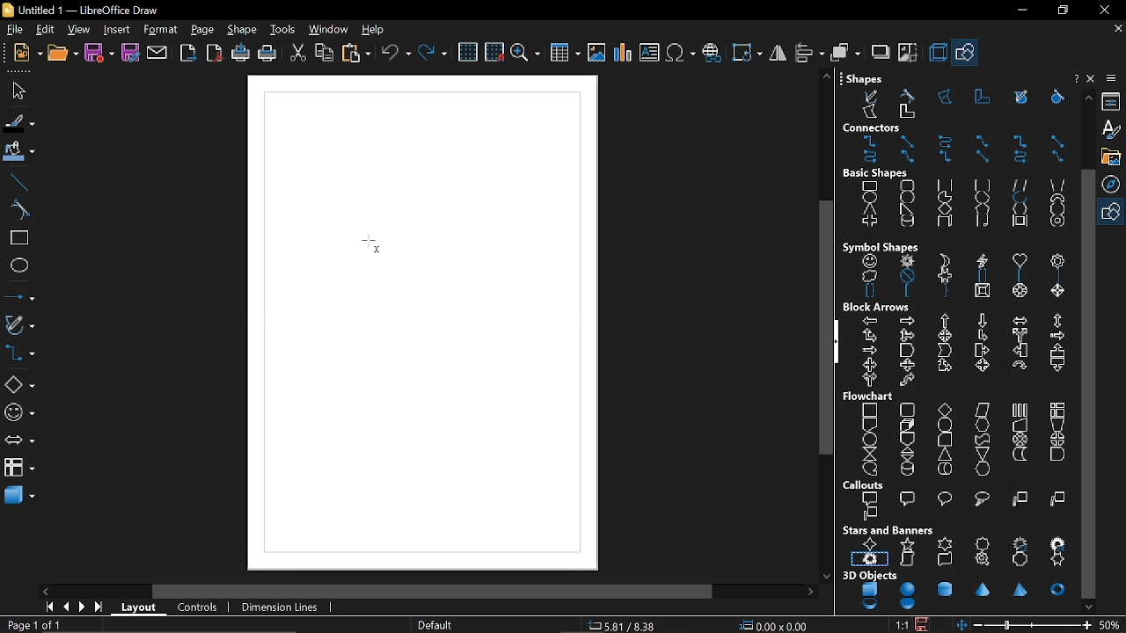 The width and height of the screenshot is (1126, 633). Describe the element at coordinates (881, 54) in the screenshot. I see `shadow` at that location.